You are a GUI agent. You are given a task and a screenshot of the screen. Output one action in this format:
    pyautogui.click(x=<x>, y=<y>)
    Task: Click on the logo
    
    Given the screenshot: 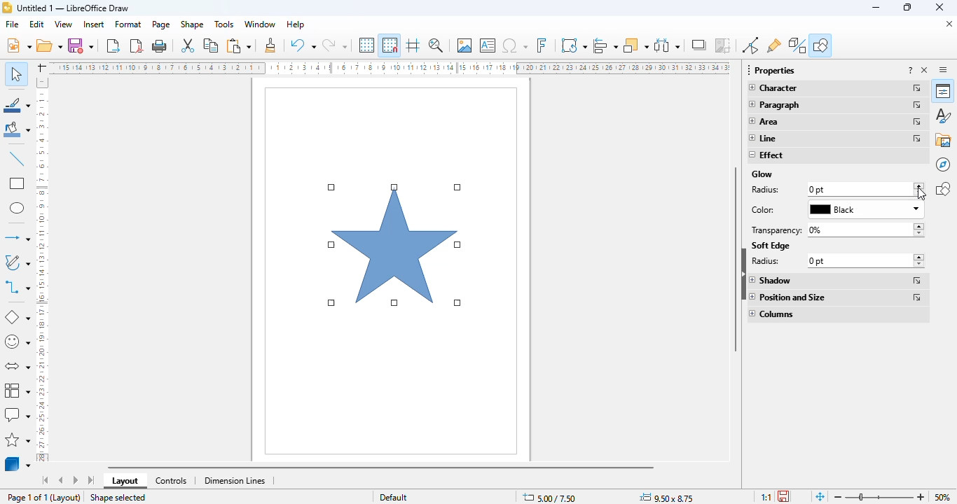 What is the action you would take?
    pyautogui.click(x=7, y=7)
    